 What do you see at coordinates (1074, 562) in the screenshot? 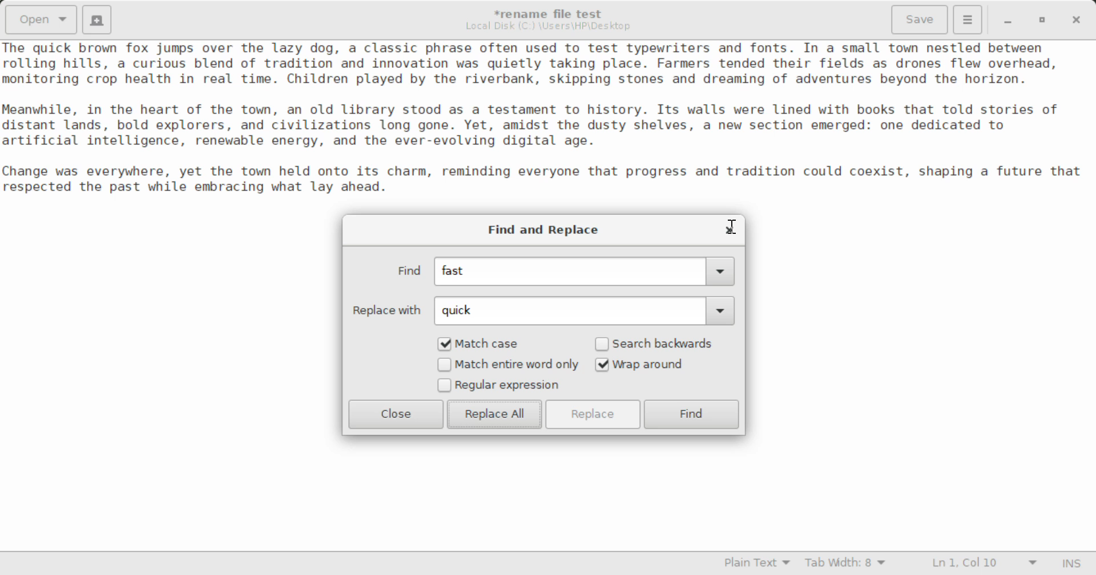
I see `Input Mode` at bounding box center [1074, 562].